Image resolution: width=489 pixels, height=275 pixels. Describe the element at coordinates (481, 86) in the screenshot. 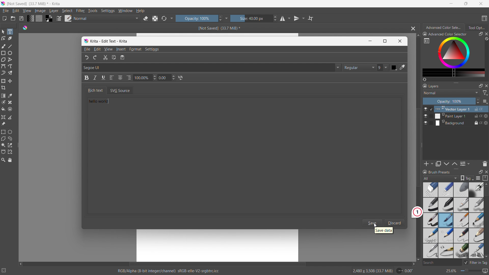

I see `maximize` at that location.